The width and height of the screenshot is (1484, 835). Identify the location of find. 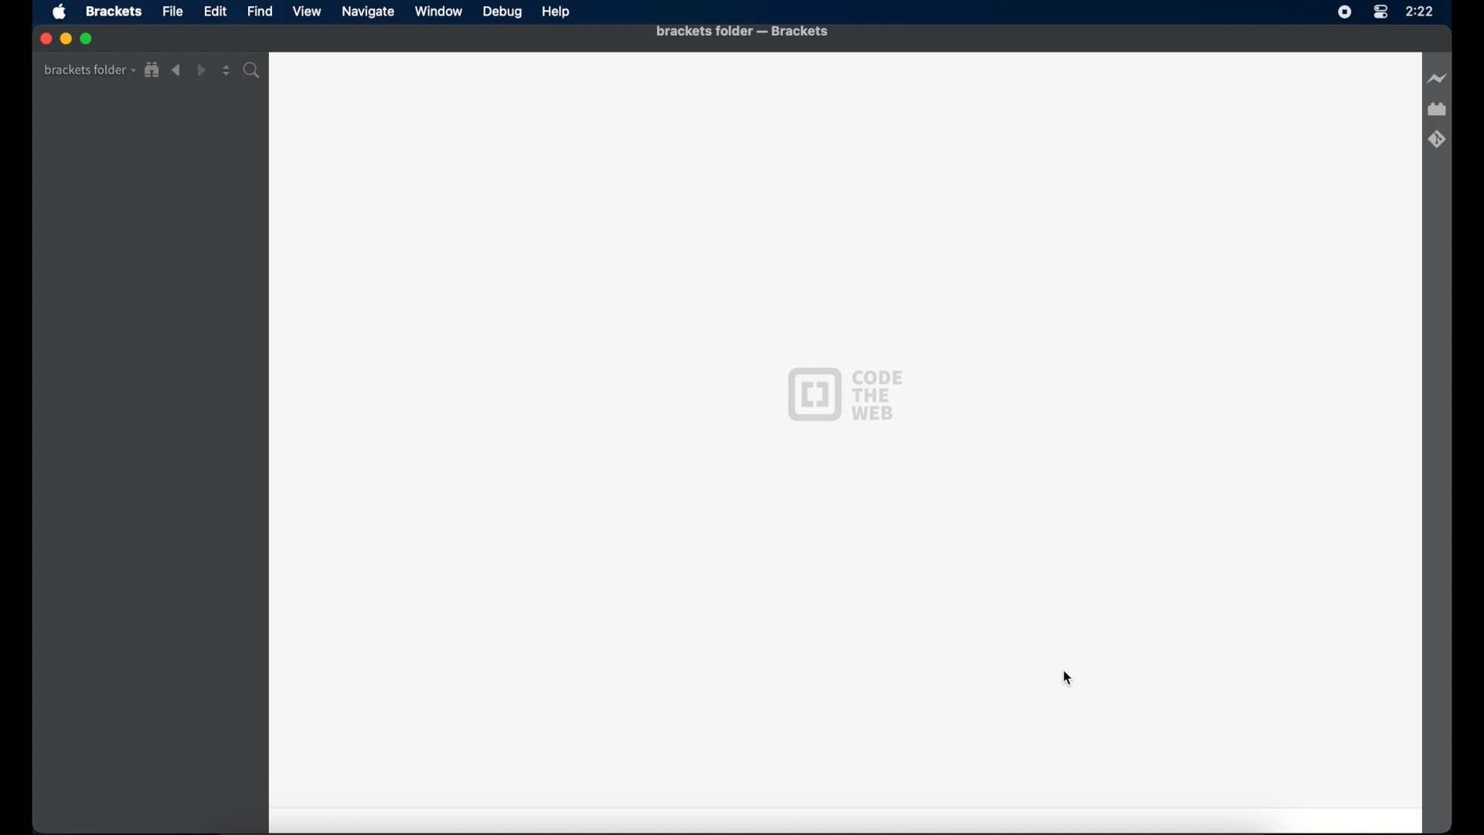
(261, 11).